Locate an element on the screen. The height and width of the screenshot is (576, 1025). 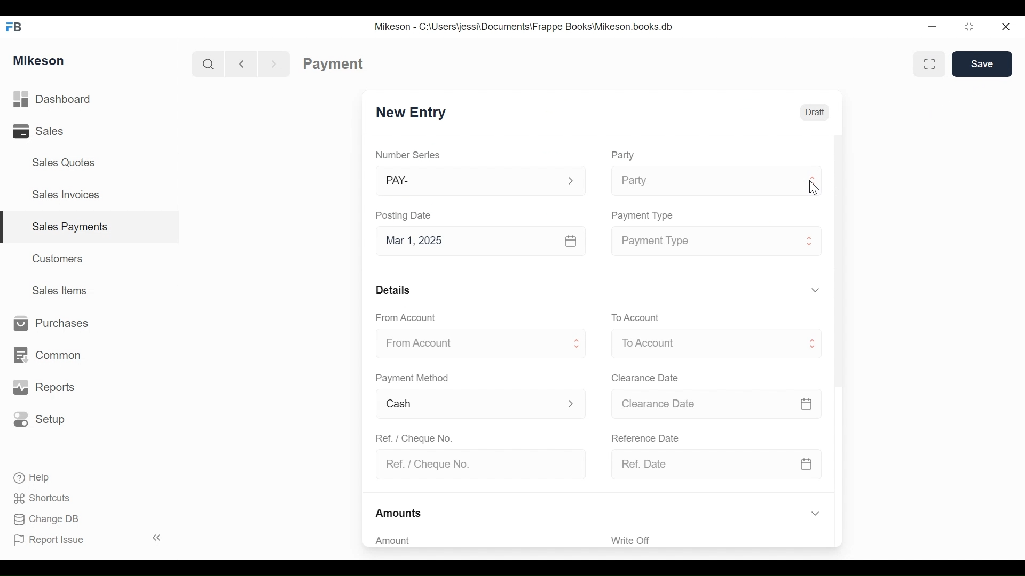
Clearance date is located at coordinates (720, 403).